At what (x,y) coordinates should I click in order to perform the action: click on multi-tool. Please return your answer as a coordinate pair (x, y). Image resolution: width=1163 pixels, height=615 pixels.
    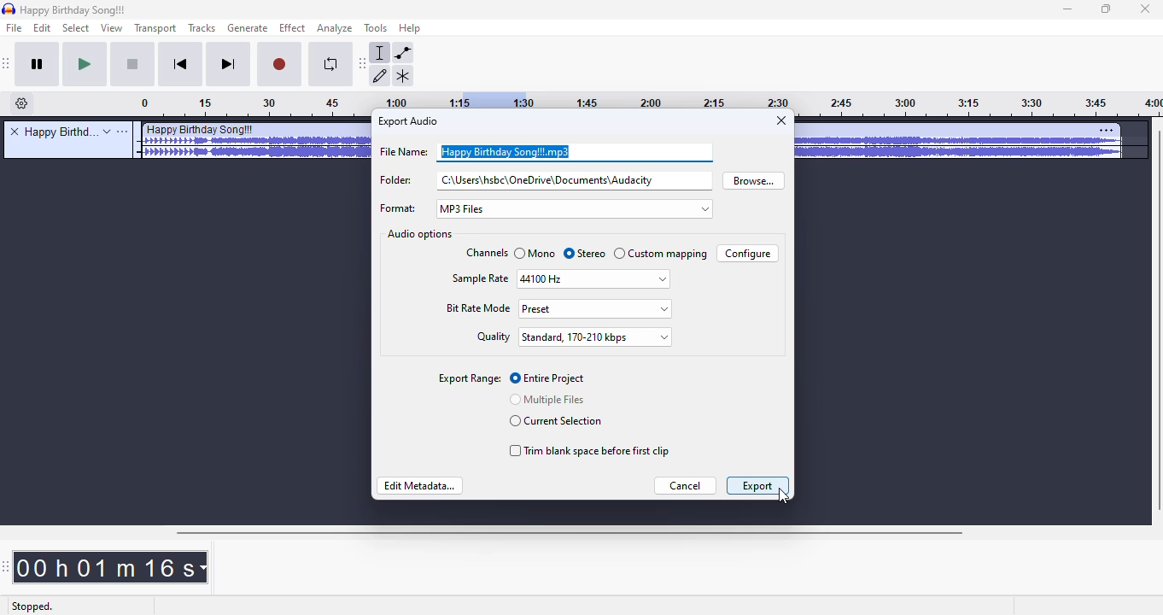
    Looking at the image, I should click on (403, 76).